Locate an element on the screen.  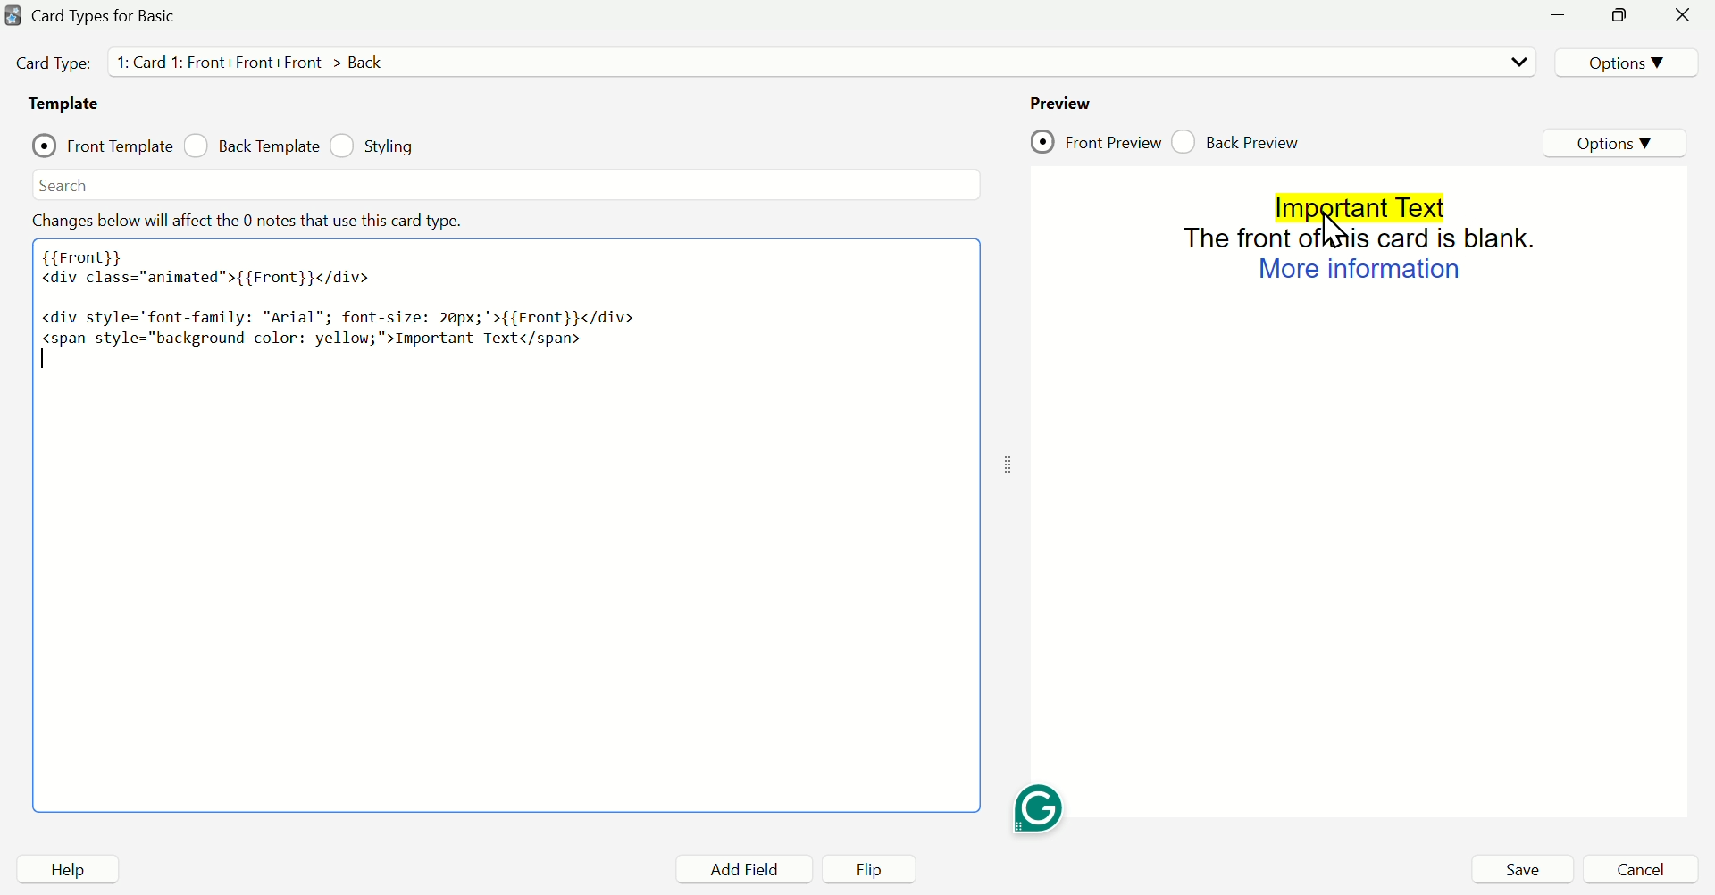
check Styling is located at coordinates (379, 147).